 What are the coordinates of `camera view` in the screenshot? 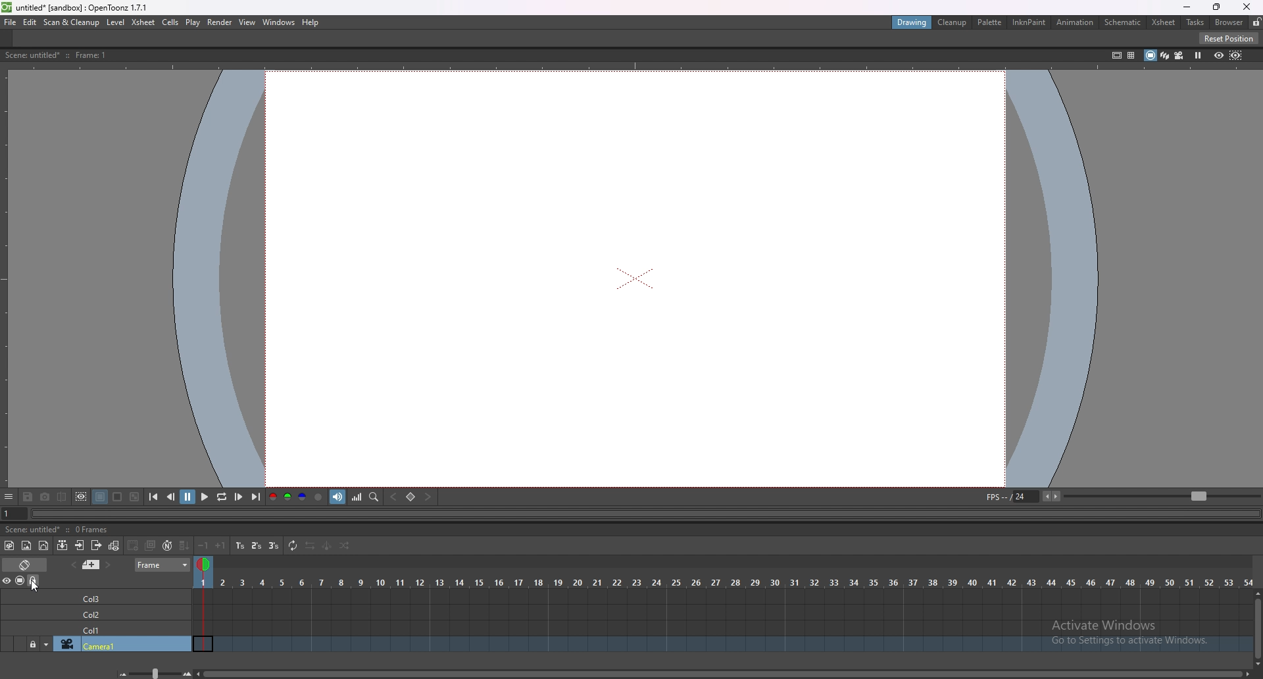 It's located at (1179, 56).